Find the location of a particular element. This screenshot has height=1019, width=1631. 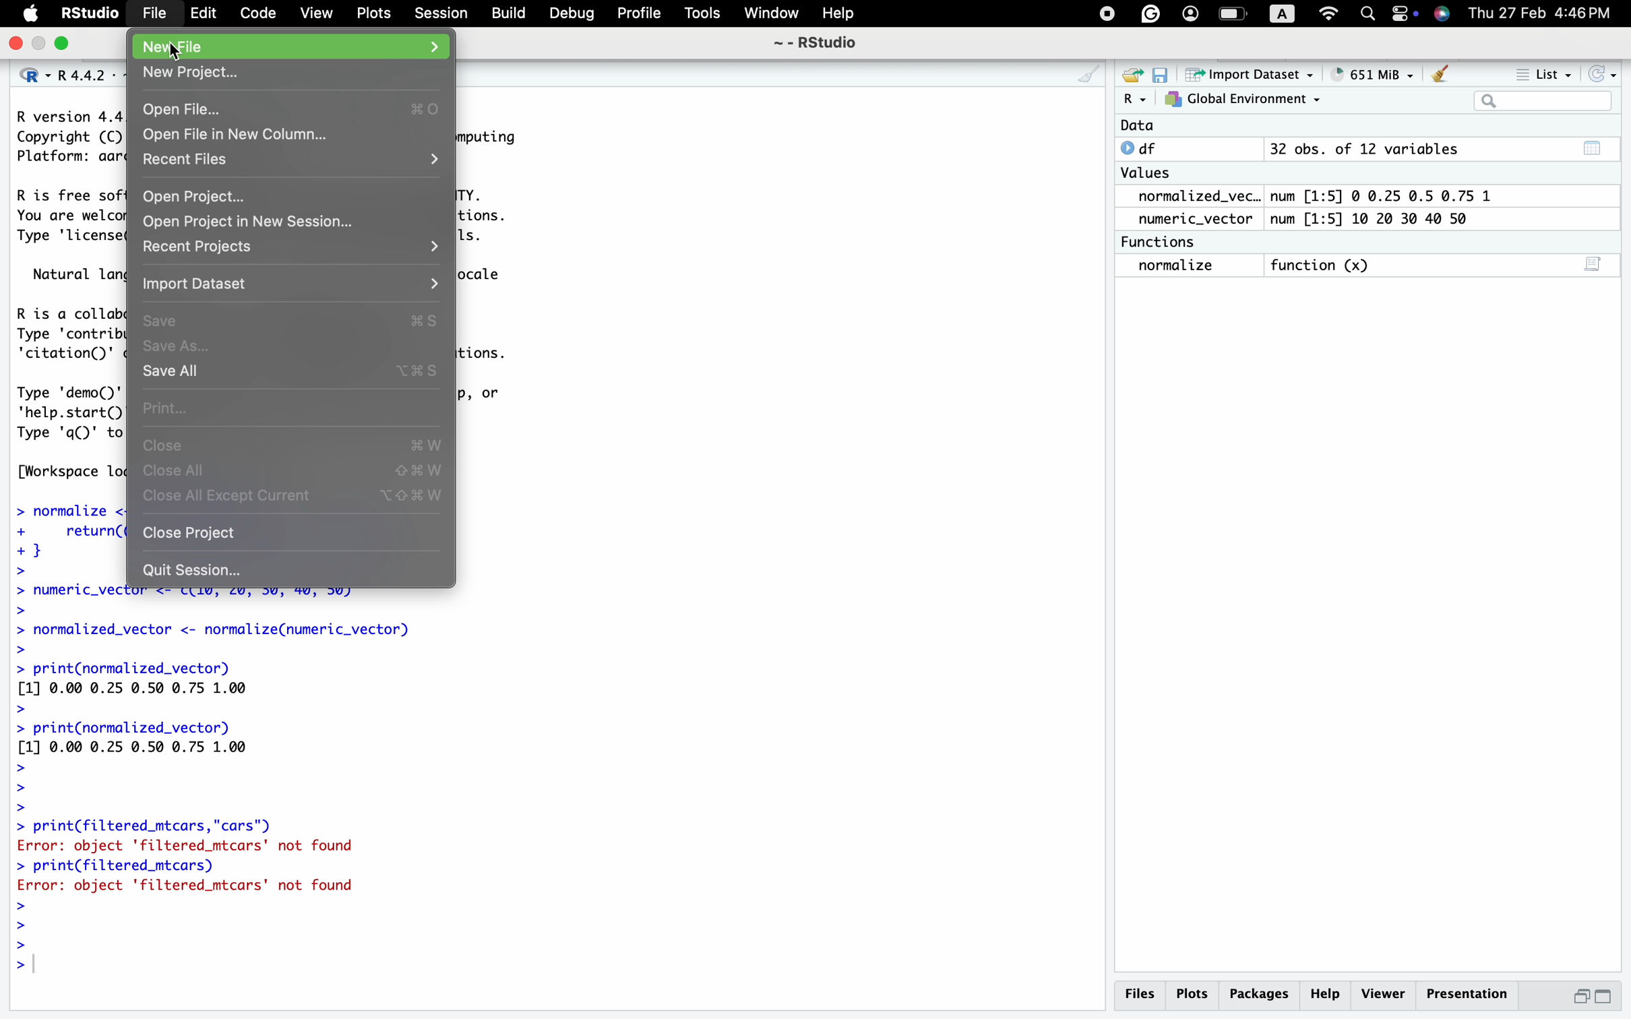

R  is located at coordinates (1135, 99).